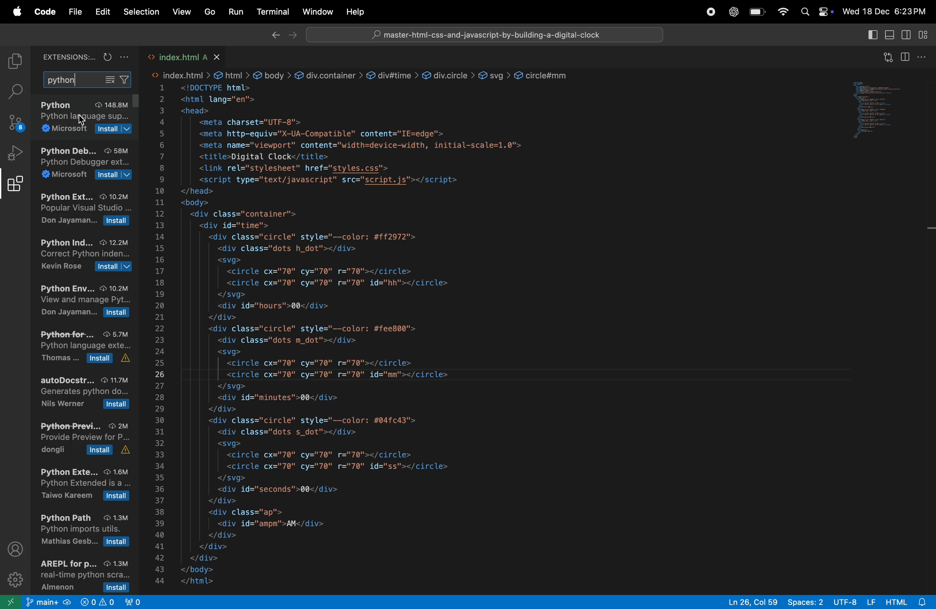 Image resolution: width=936 pixels, height=609 pixels. I want to click on This code block describing about front page of a website, so click(442, 319).